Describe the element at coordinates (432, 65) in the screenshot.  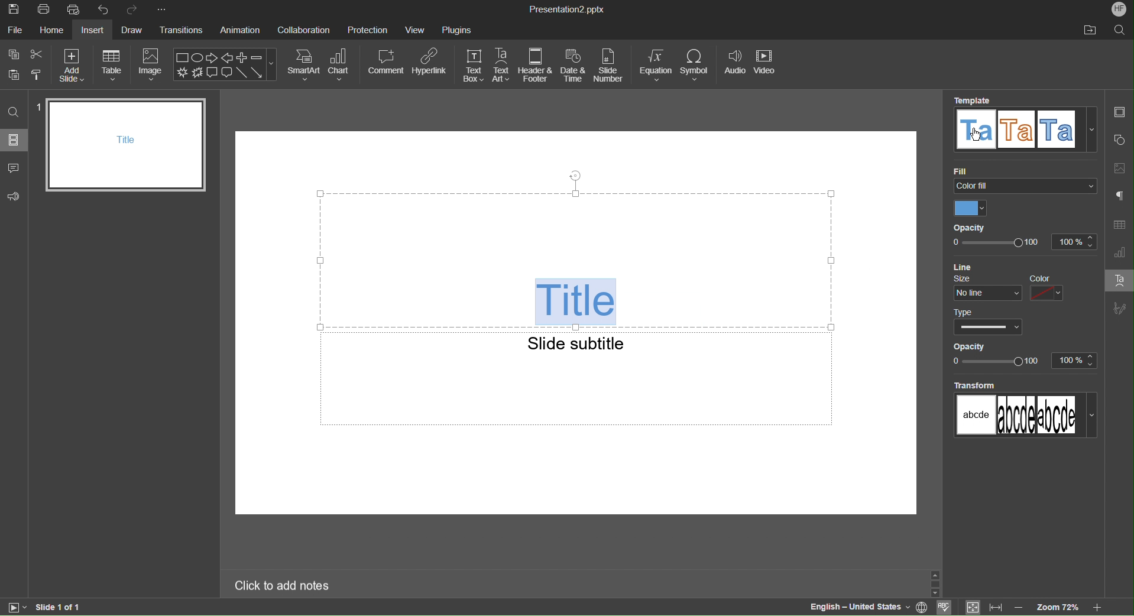
I see `Hyperlink` at that location.